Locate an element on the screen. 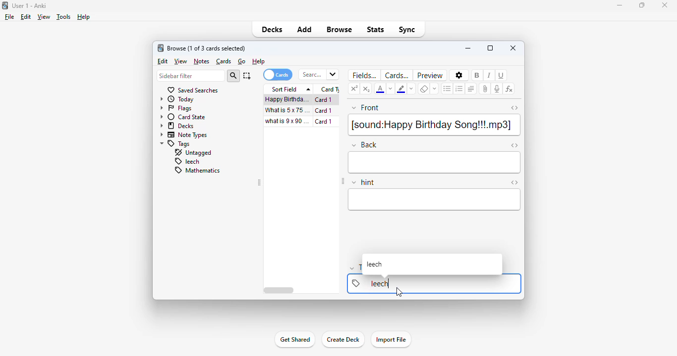 Image resolution: width=677 pixels, height=356 pixels. horizontal scroll bar is located at coordinates (279, 290).